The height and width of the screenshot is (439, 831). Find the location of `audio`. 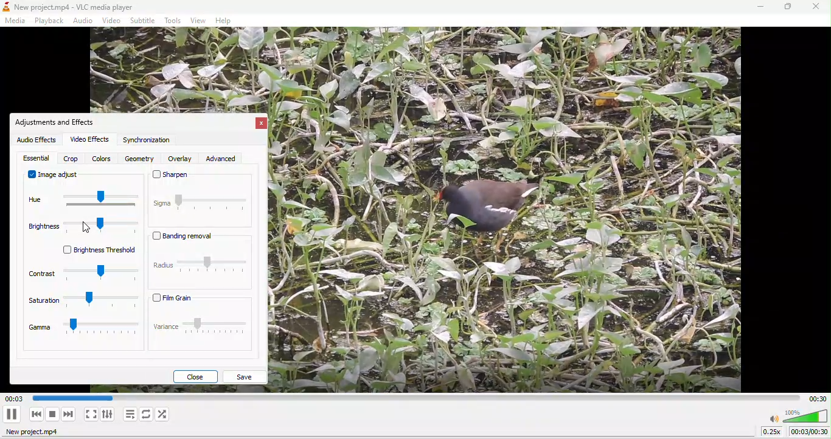

audio is located at coordinates (84, 21).